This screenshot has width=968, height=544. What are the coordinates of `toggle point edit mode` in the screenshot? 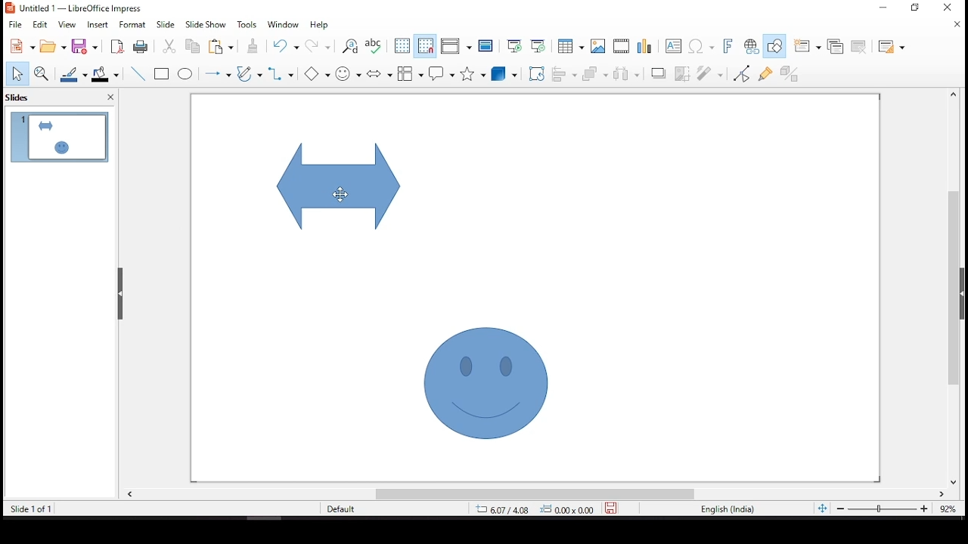 It's located at (741, 75).